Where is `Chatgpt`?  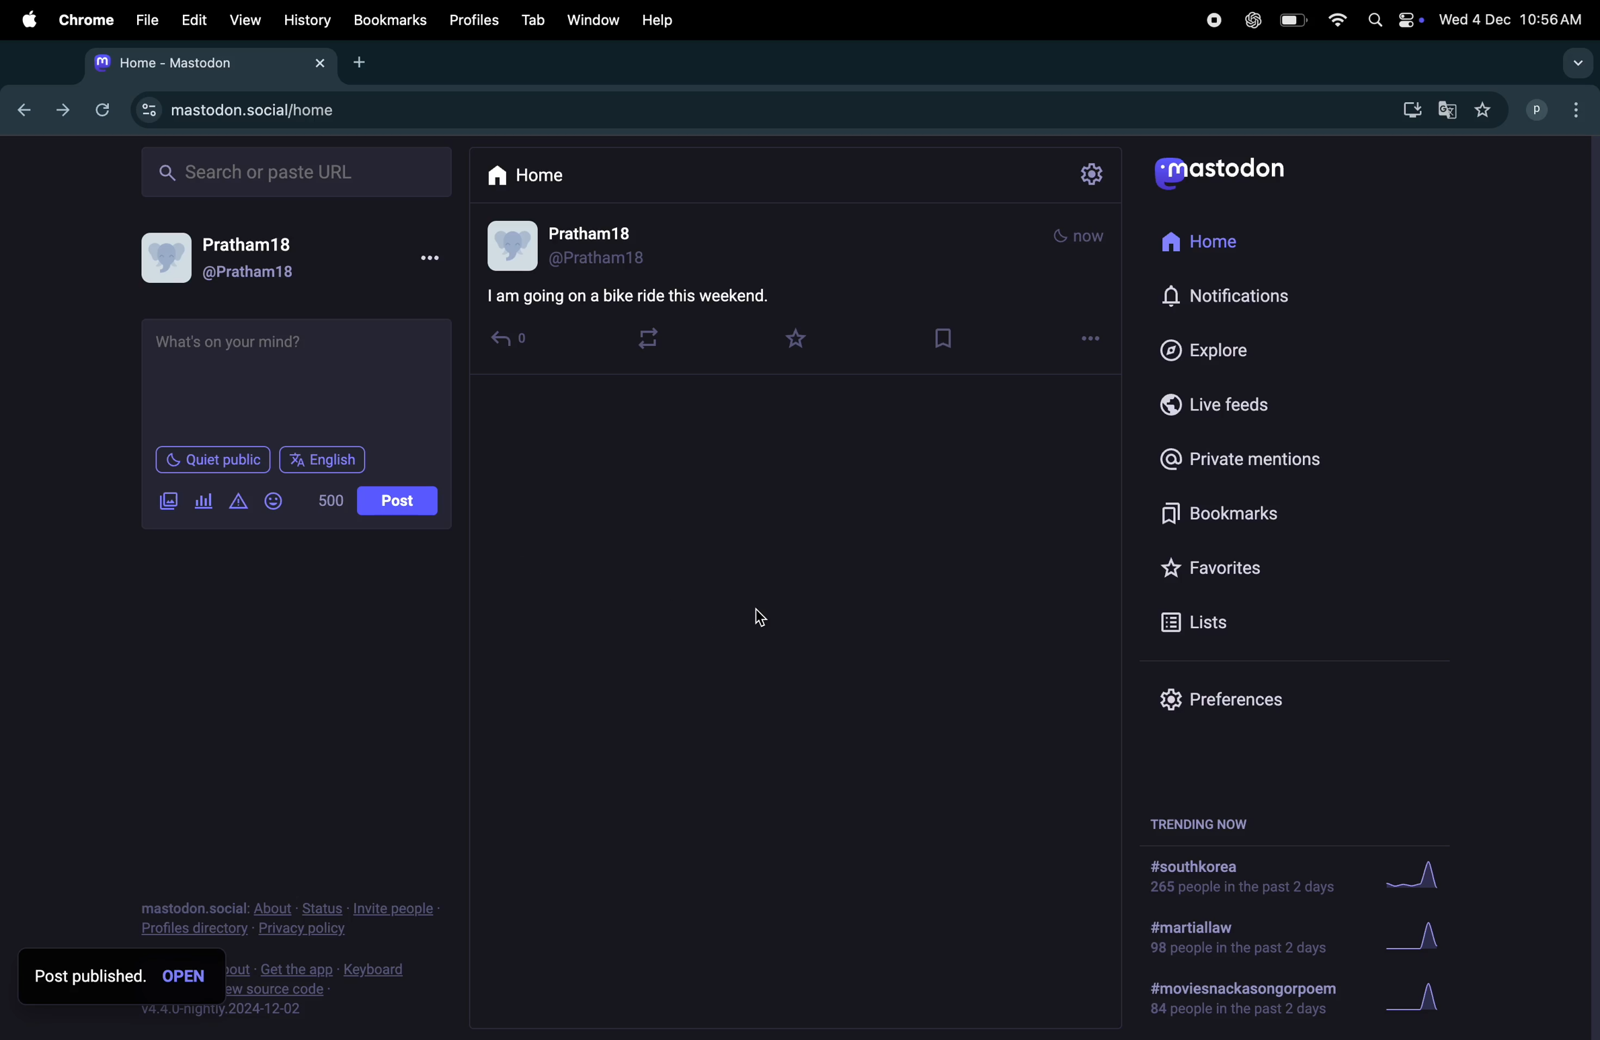
Chatgpt is located at coordinates (1250, 20).